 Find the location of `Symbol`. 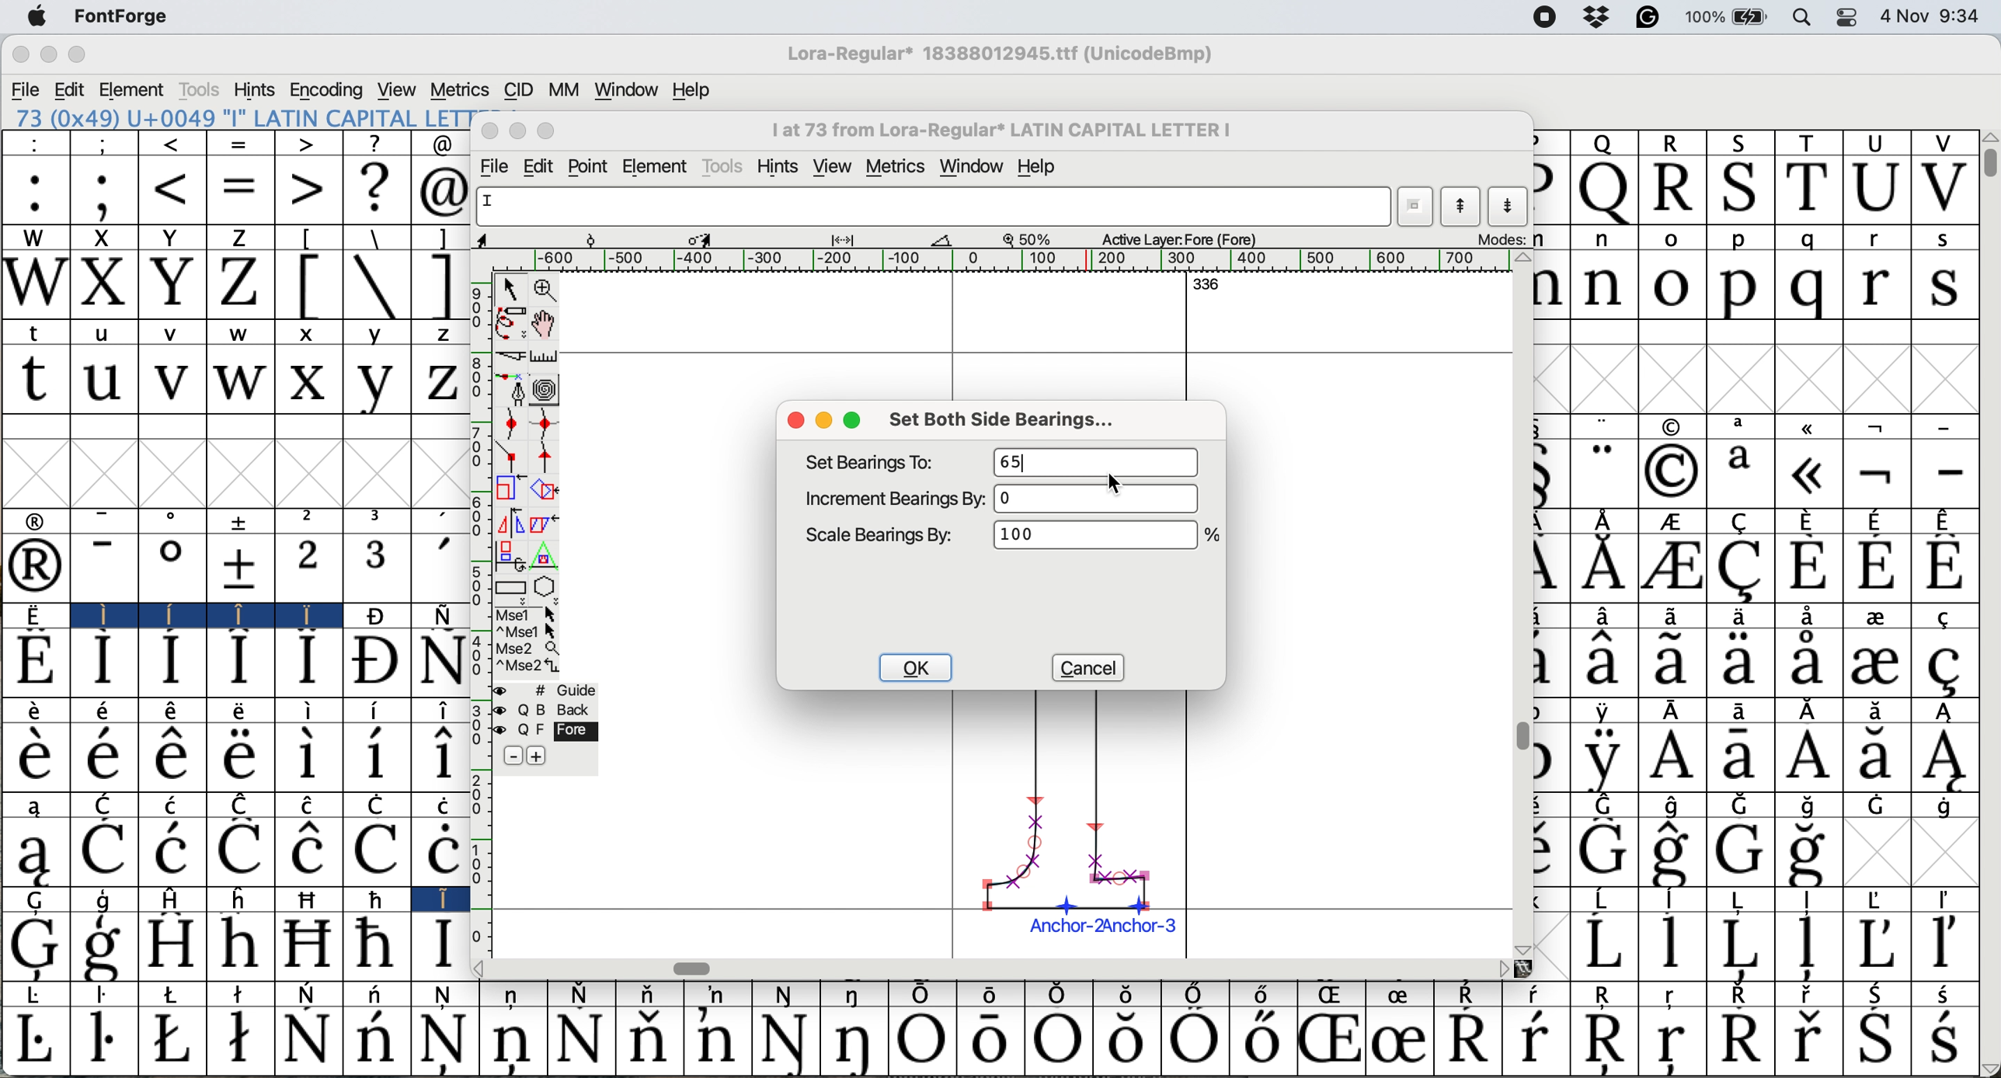

Symbol is located at coordinates (786, 996).